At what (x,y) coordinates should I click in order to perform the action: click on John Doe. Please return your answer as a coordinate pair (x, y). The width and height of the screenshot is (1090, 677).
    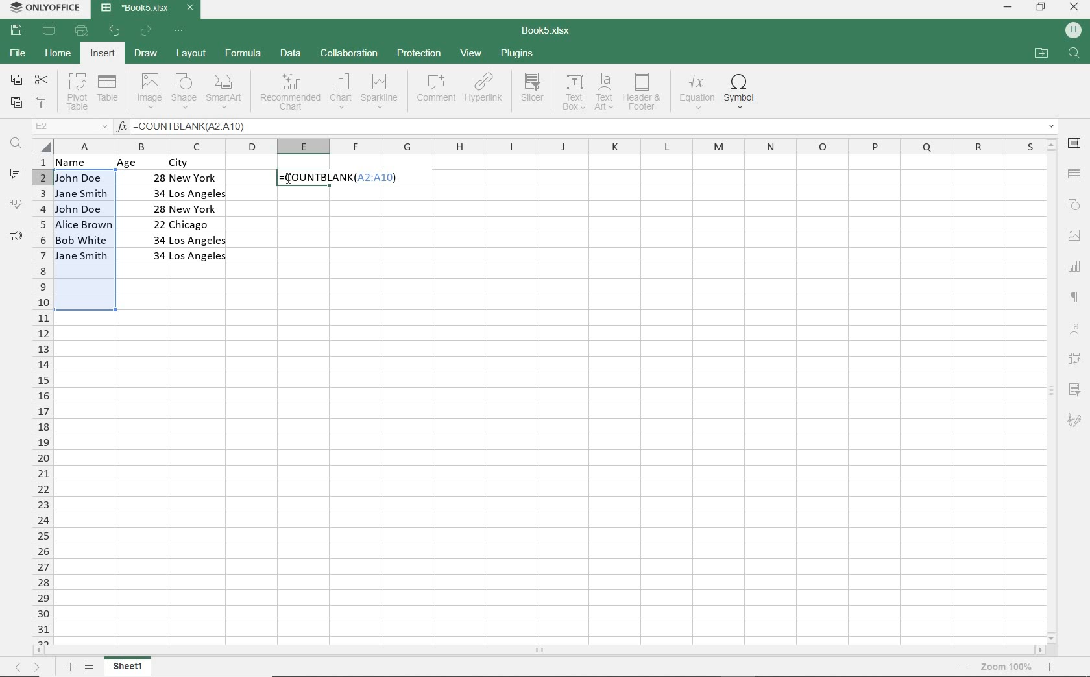
    Looking at the image, I should click on (79, 178).